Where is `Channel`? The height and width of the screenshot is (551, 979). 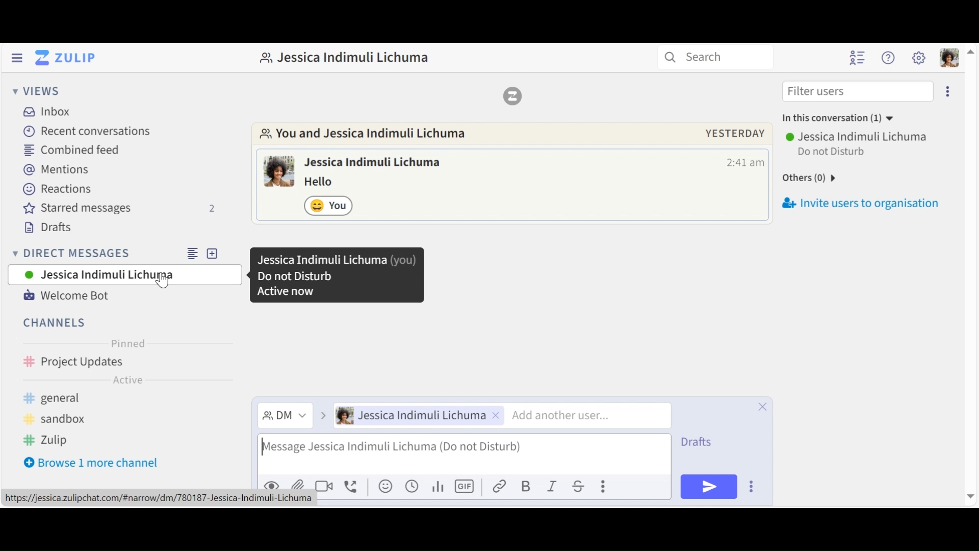 Channel is located at coordinates (124, 363).